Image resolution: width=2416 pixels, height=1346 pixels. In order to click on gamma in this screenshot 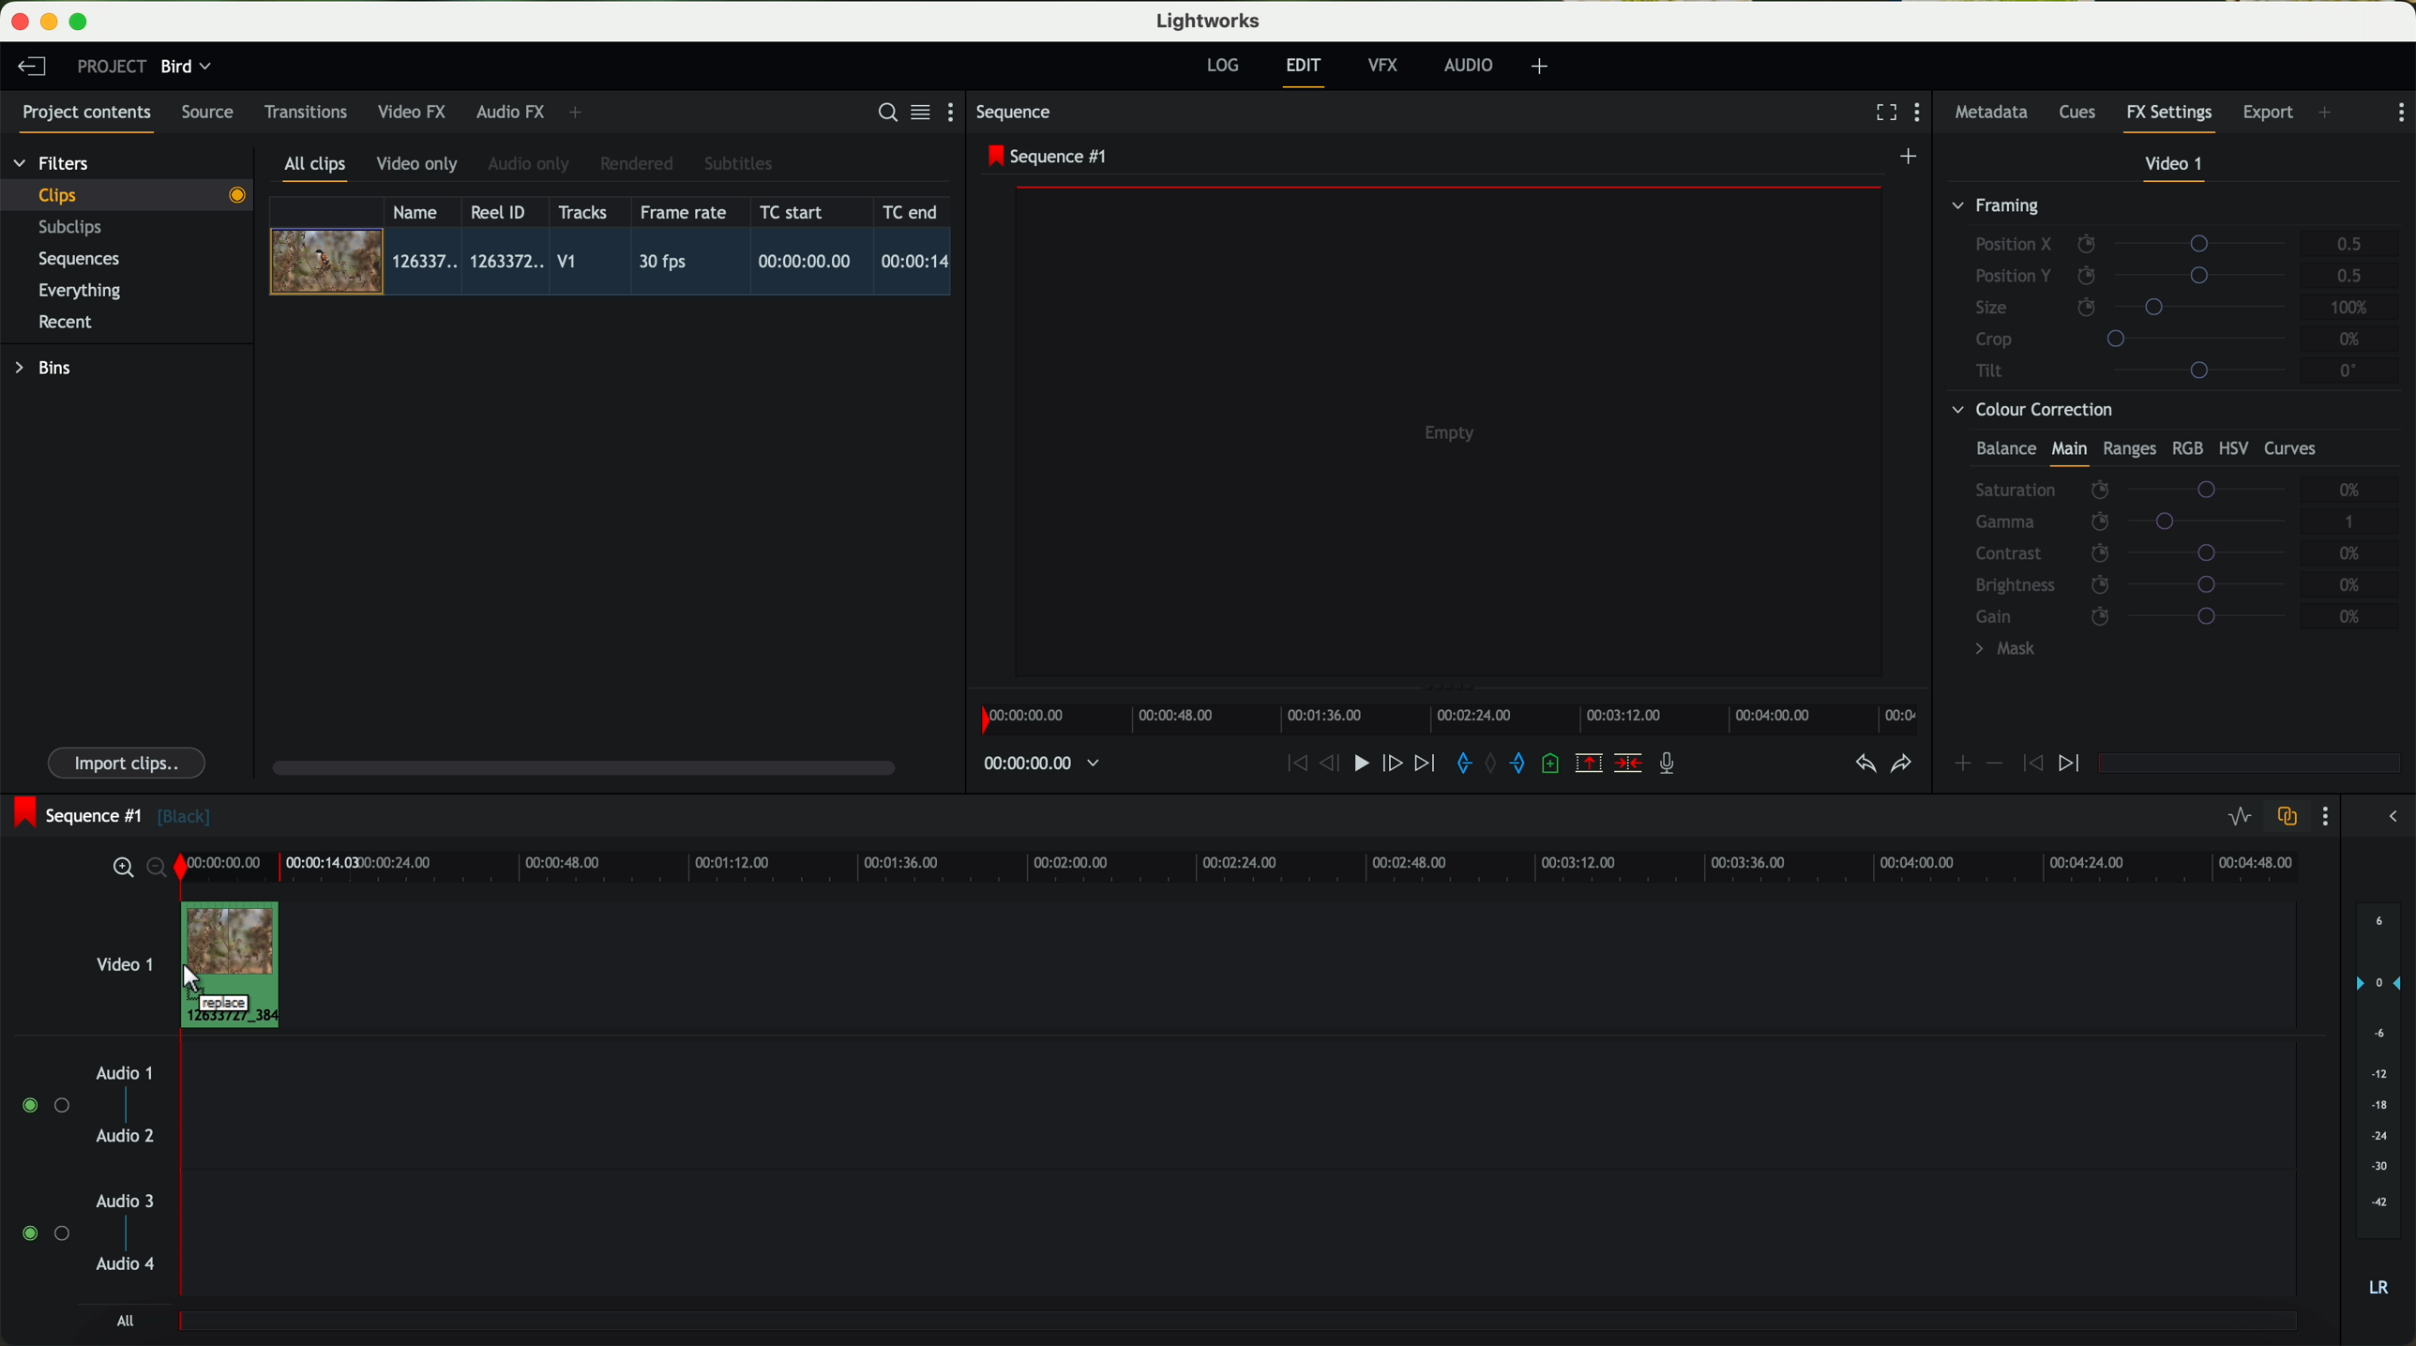, I will do `click(2140, 521)`.